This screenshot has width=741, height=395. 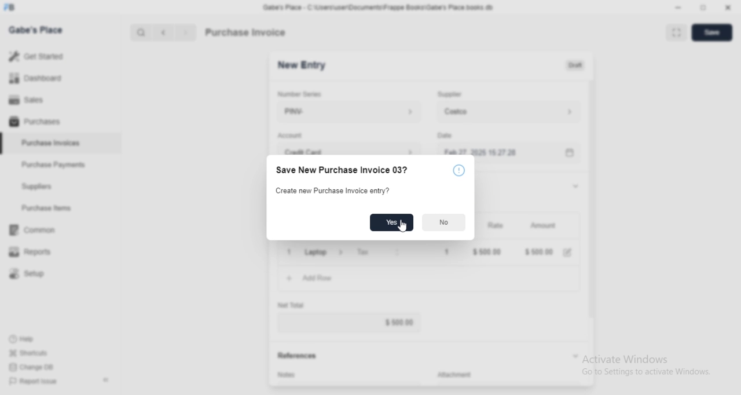 What do you see at coordinates (538, 252) in the screenshot?
I see `$ 500.00` at bounding box center [538, 252].